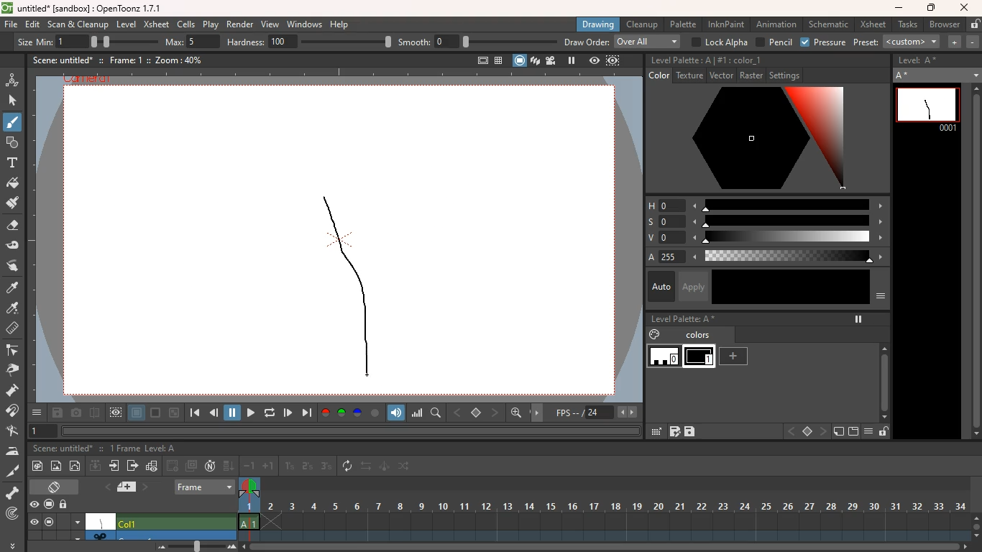 Image resolution: width=982 pixels, height=552 pixels. I want to click on 0 Frames, so click(124, 448).